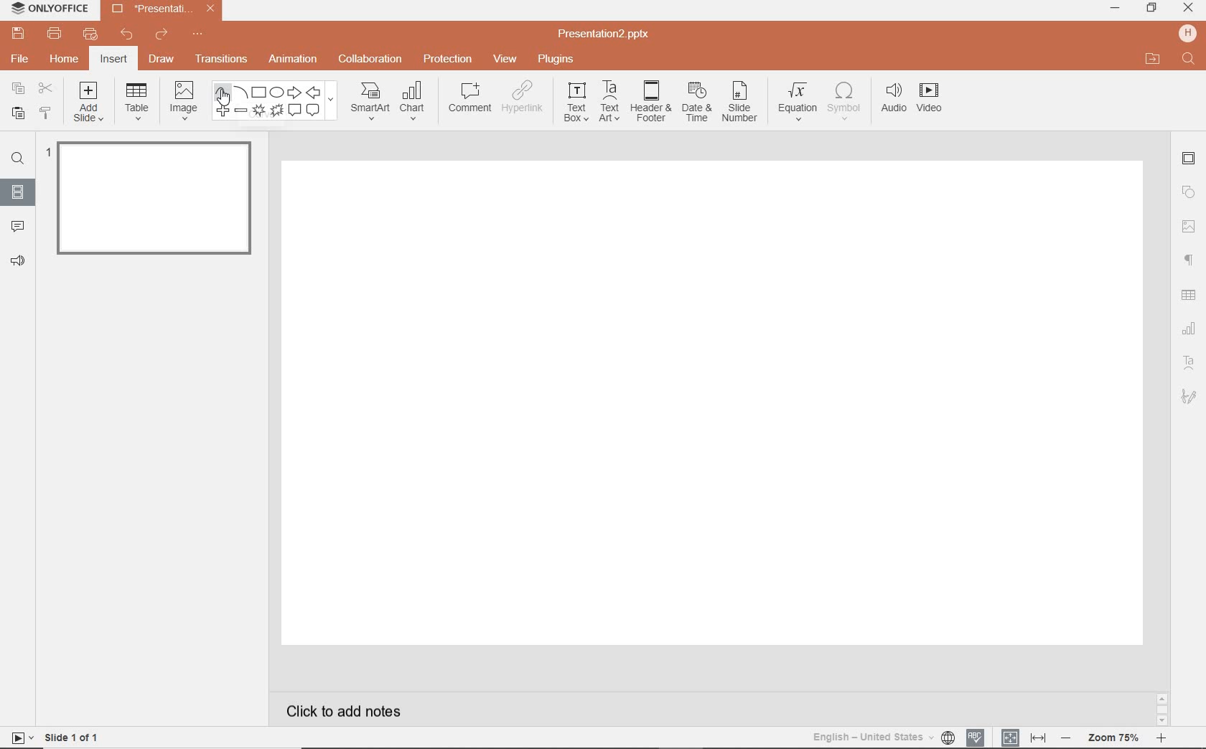 The width and height of the screenshot is (1206, 749). Describe the element at coordinates (90, 105) in the screenshot. I see `ADD SLIDE` at that location.